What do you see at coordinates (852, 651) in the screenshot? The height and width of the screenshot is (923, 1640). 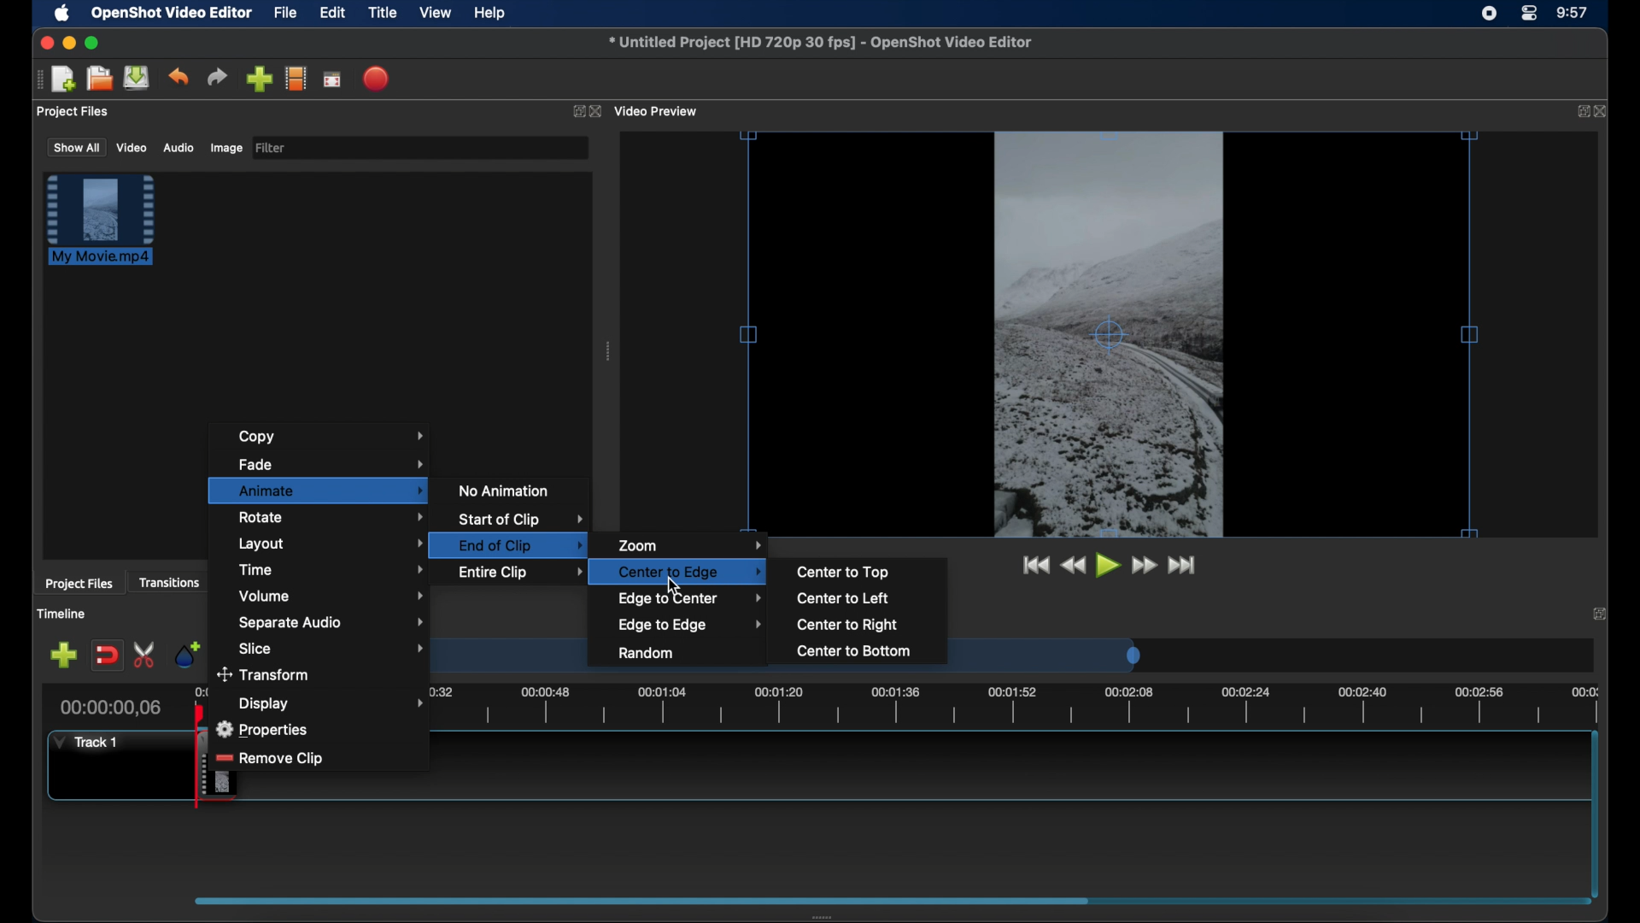 I see `center to bottom` at bounding box center [852, 651].